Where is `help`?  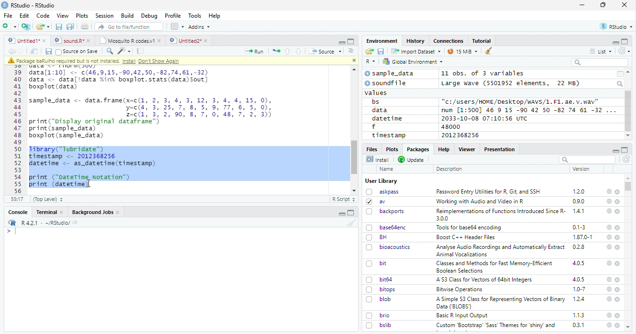 help is located at coordinates (609, 315).